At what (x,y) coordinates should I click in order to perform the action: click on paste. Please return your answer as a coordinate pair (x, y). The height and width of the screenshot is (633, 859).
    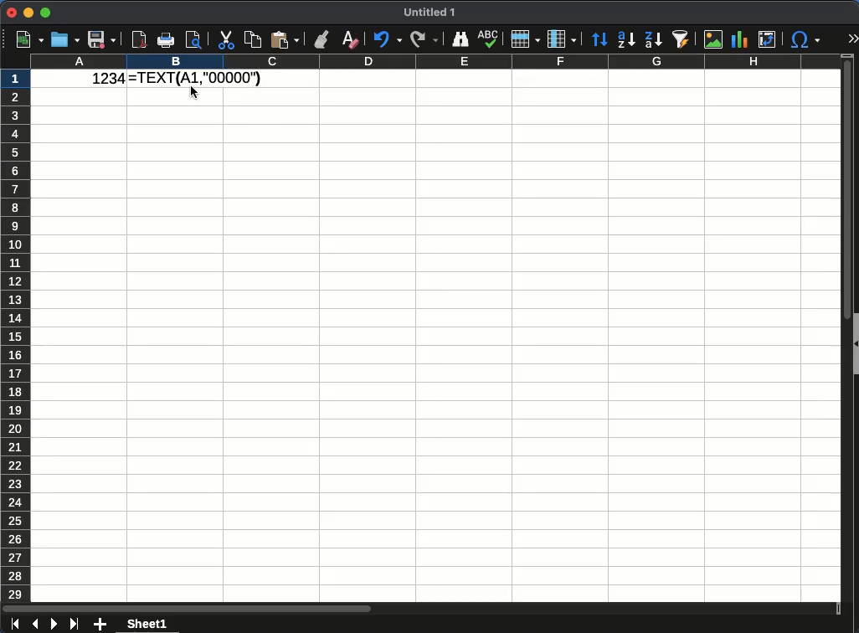
    Looking at the image, I should click on (285, 39).